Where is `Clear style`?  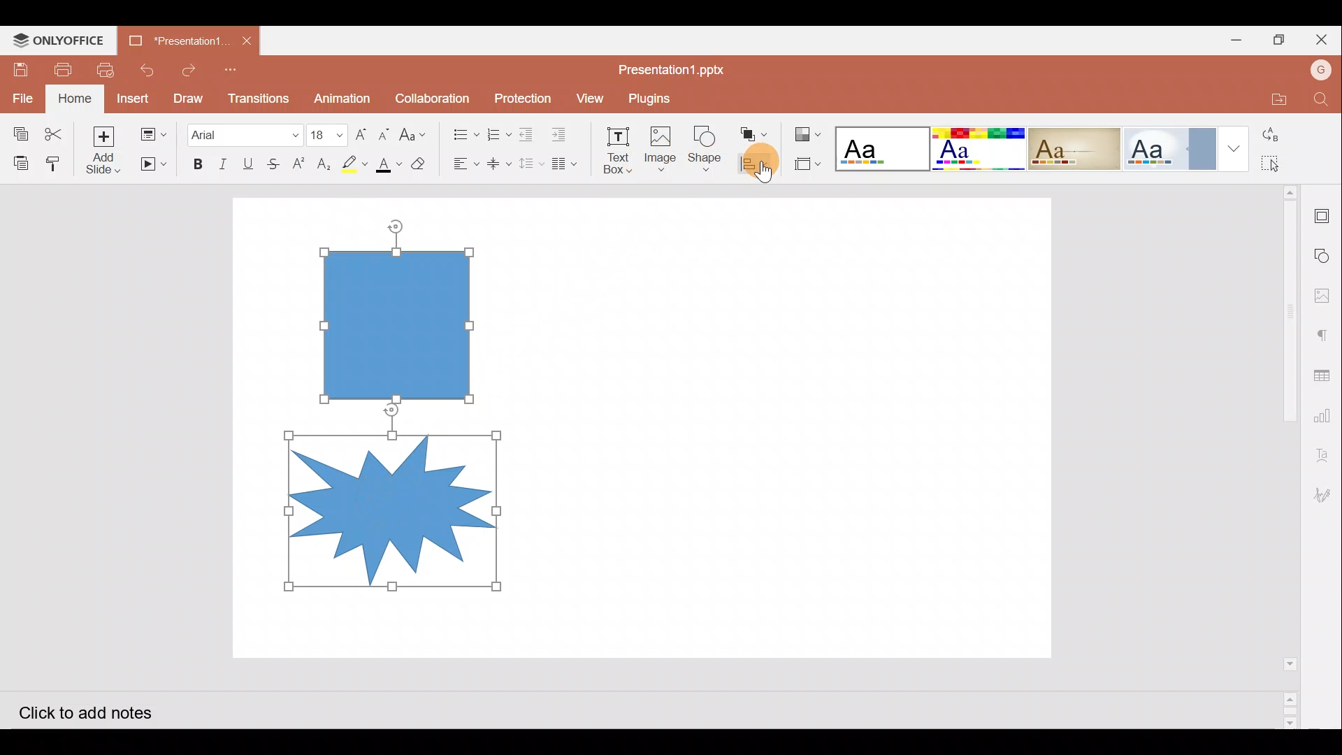 Clear style is located at coordinates (420, 162).